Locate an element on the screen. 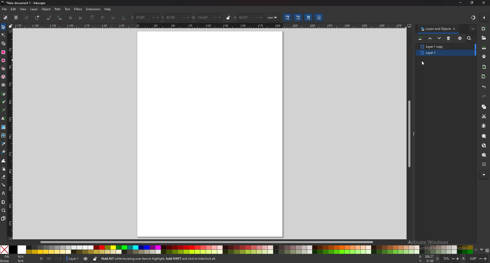 The image size is (490, 263). page is located at coordinates (210, 134).